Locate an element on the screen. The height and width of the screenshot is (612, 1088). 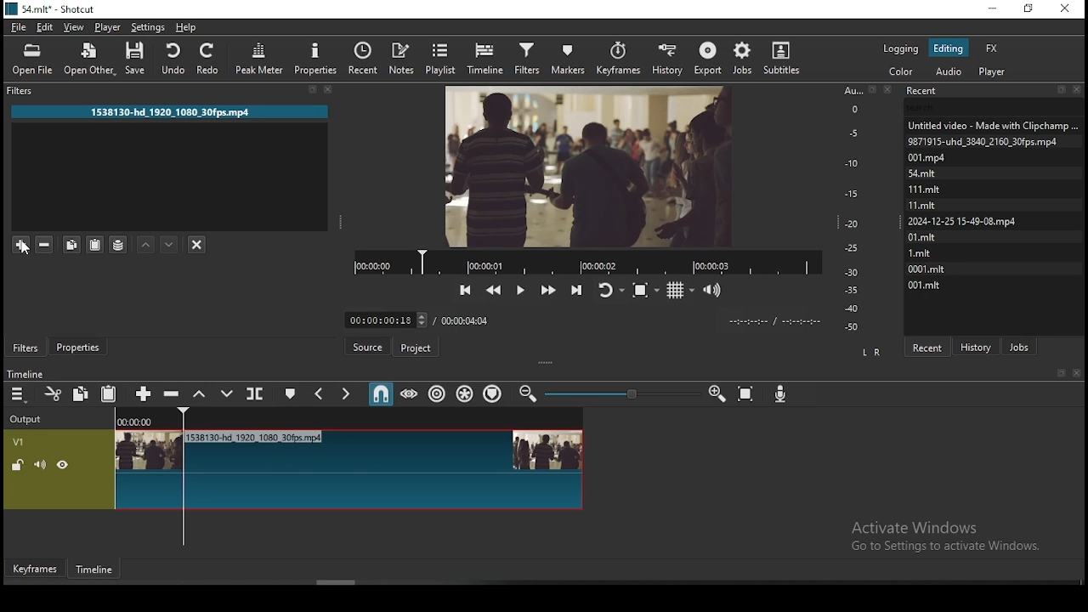
play/pause is located at coordinates (519, 292).